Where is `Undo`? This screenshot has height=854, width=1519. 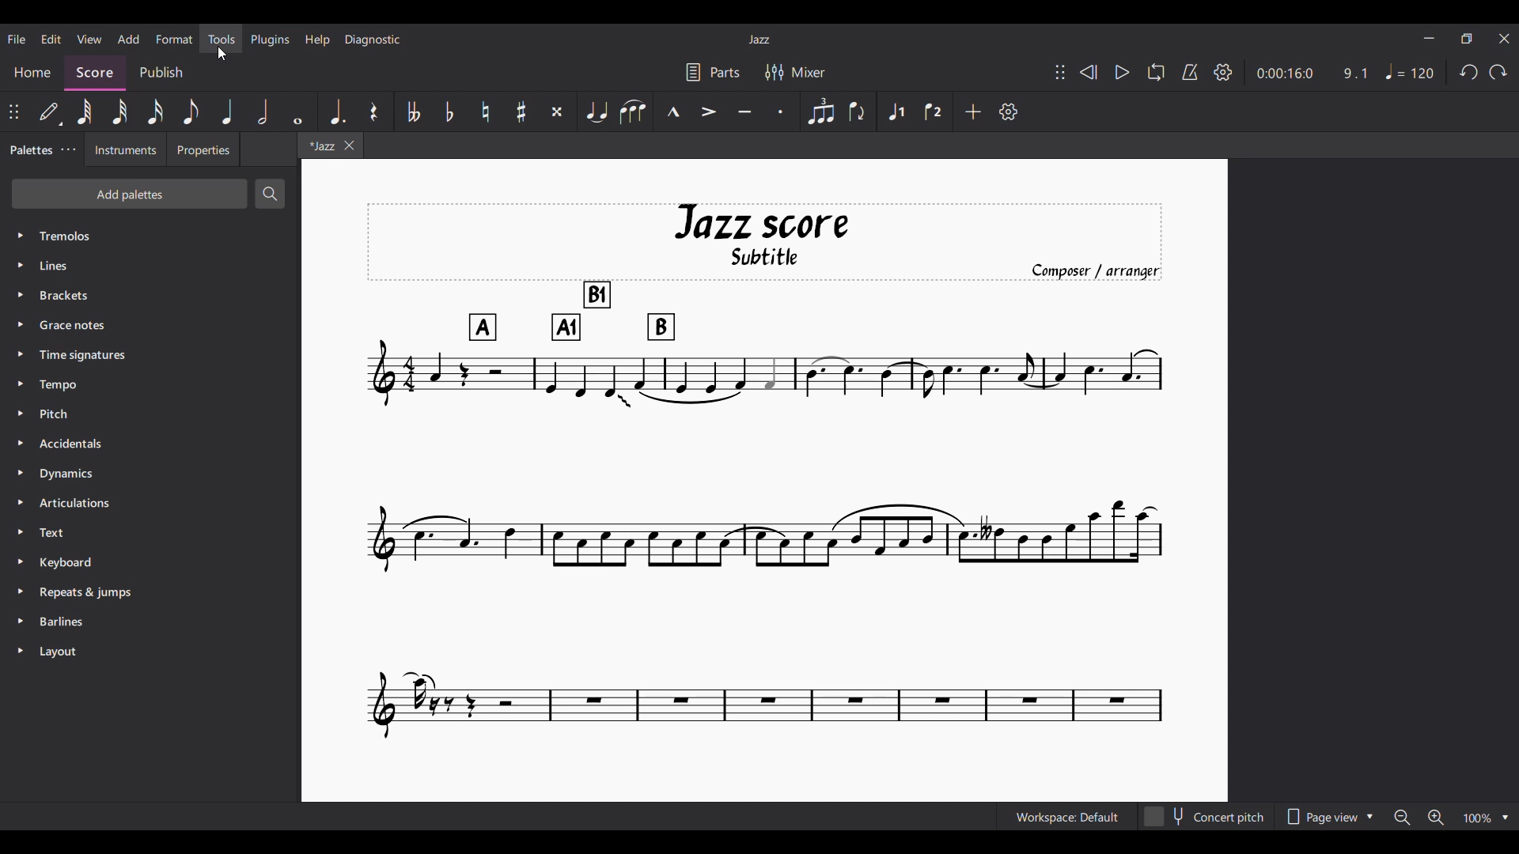
Undo is located at coordinates (1469, 73).